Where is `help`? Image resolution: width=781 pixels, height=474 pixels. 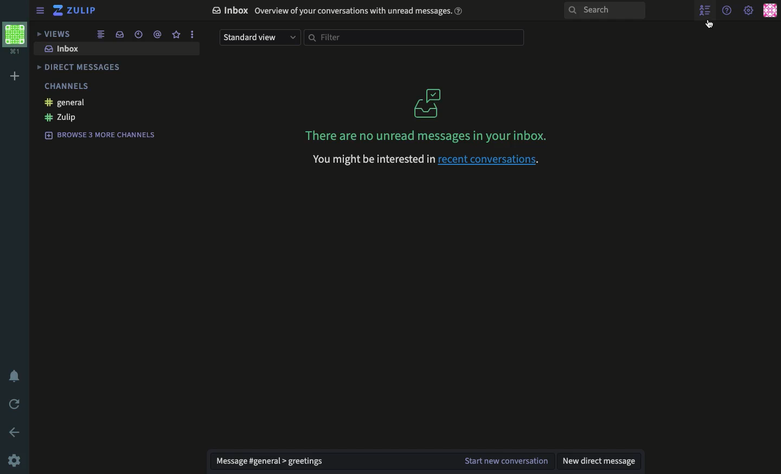
help is located at coordinates (727, 10).